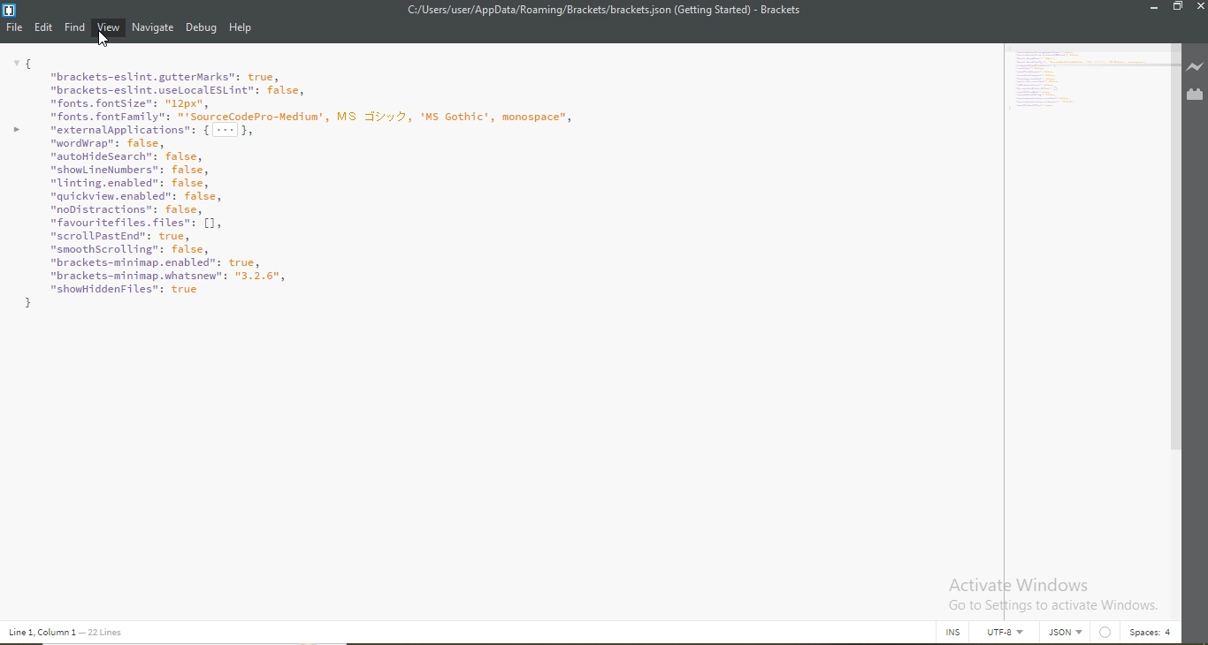 This screenshot has width=1208, height=645. I want to click on Debug, so click(203, 29).